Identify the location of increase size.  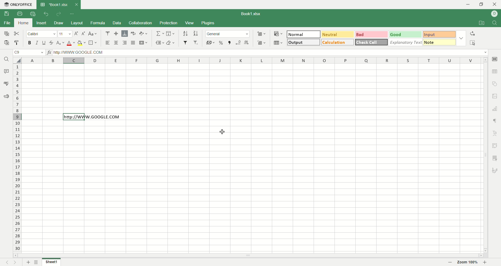
(76, 34).